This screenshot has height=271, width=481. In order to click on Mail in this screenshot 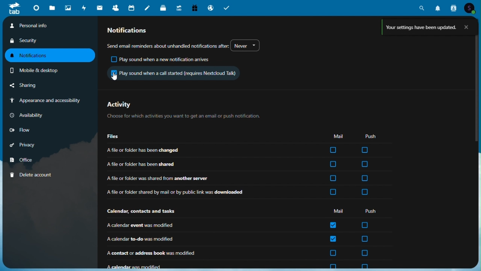, I will do `click(339, 136)`.